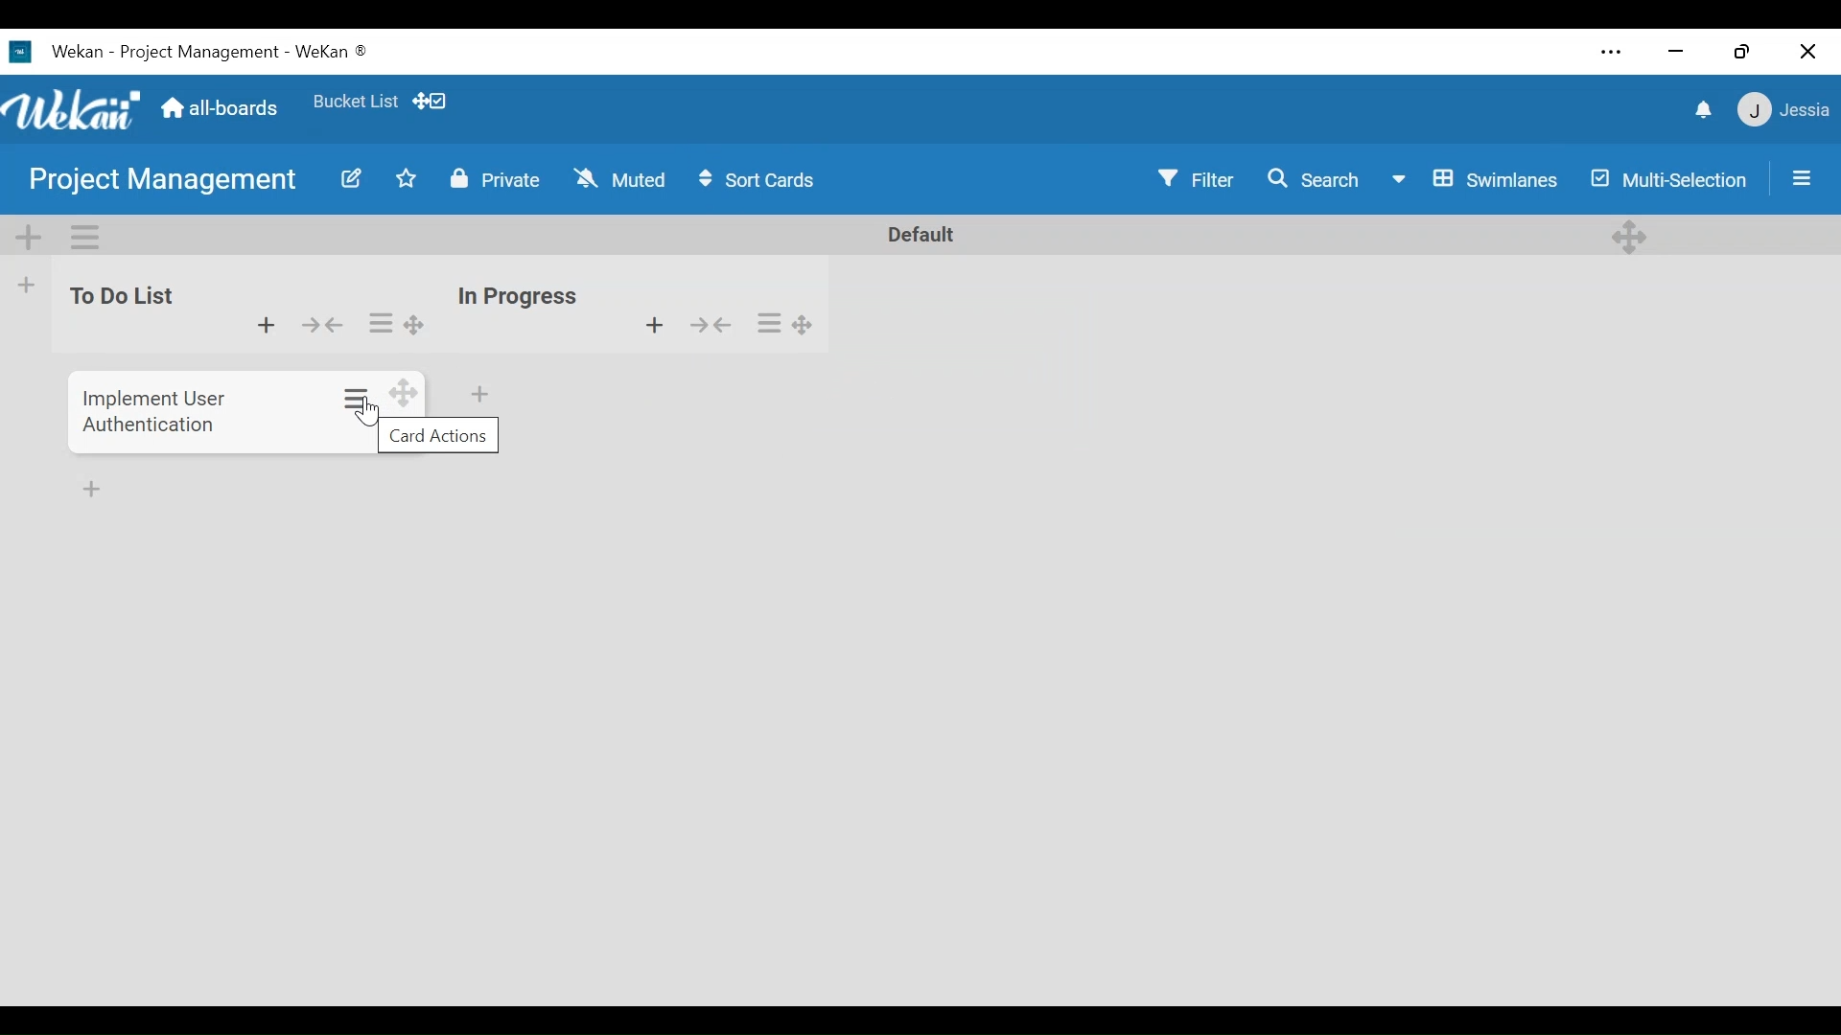 The height and width of the screenshot is (1035, 1841). I want to click on Sort Card, so click(766, 180).